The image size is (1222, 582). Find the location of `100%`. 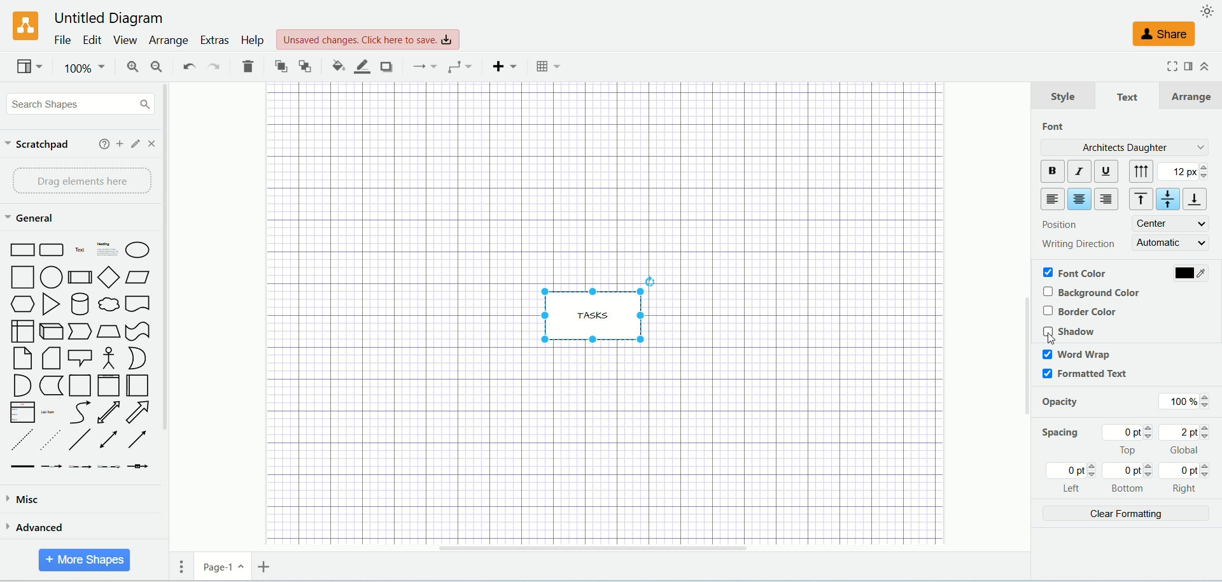

100% is located at coordinates (1181, 401).